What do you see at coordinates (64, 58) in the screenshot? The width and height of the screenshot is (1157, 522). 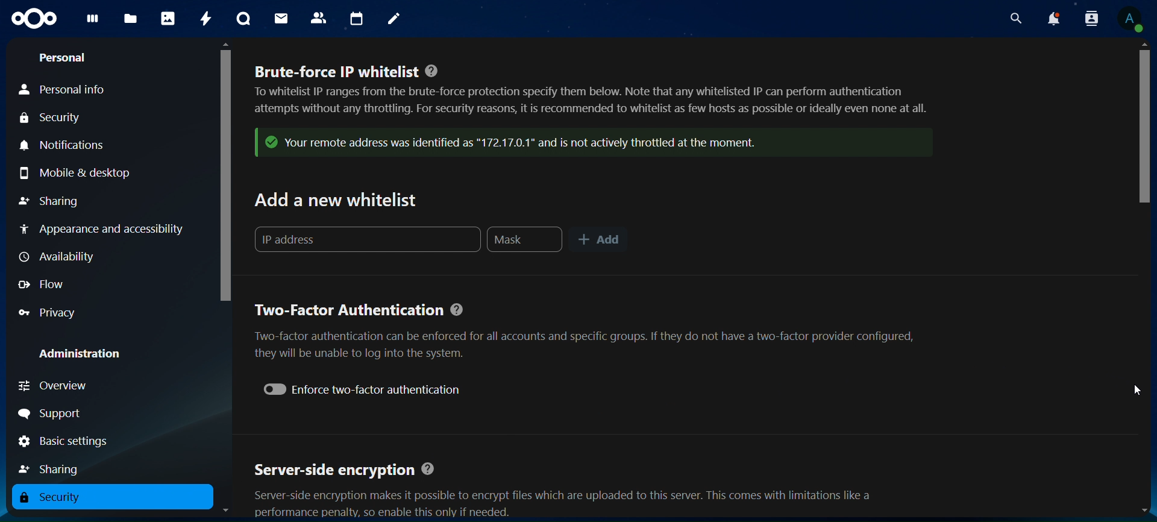 I see `personal` at bounding box center [64, 58].